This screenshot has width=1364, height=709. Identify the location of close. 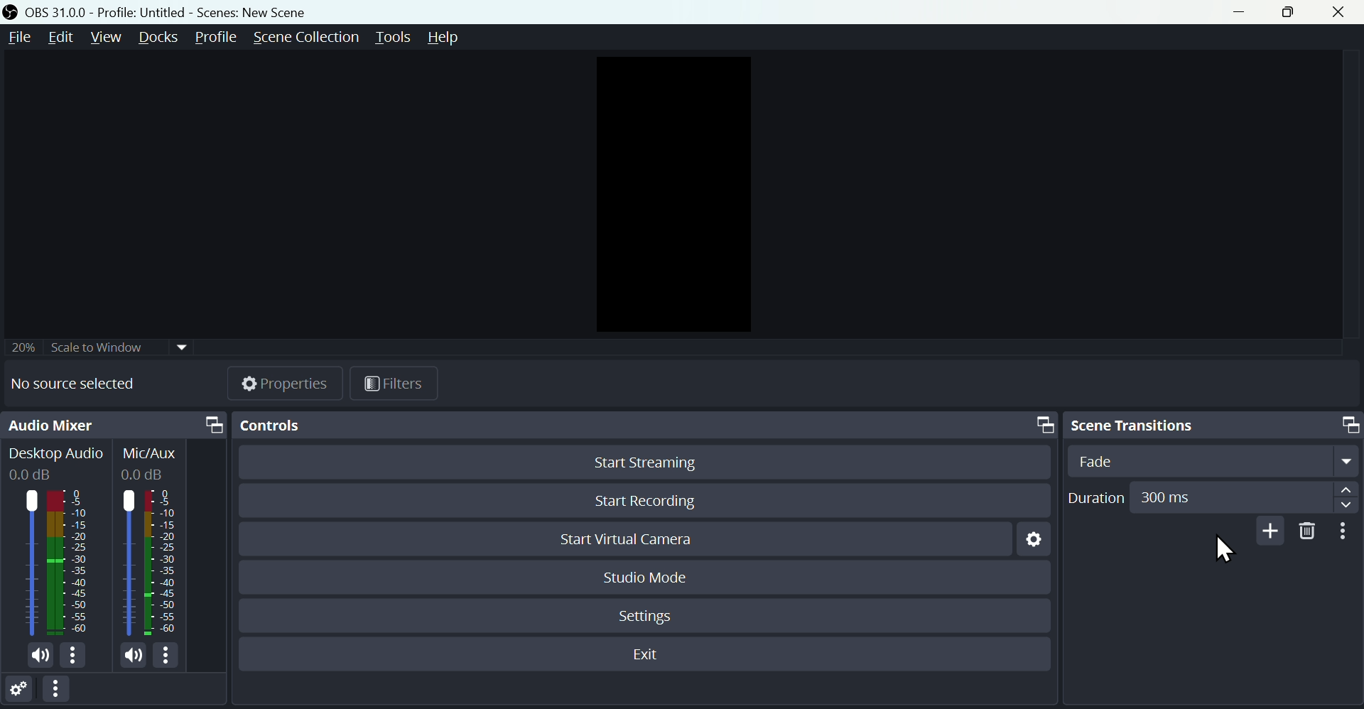
(1343, 12).